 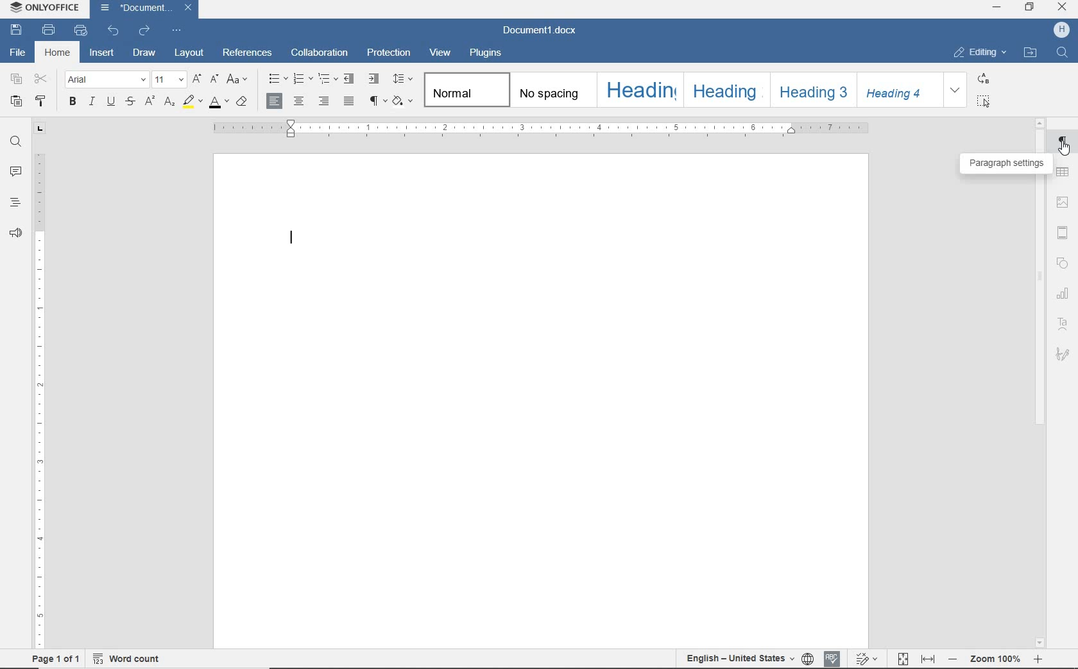 I want to click on paste, so click(x=16, y=101).